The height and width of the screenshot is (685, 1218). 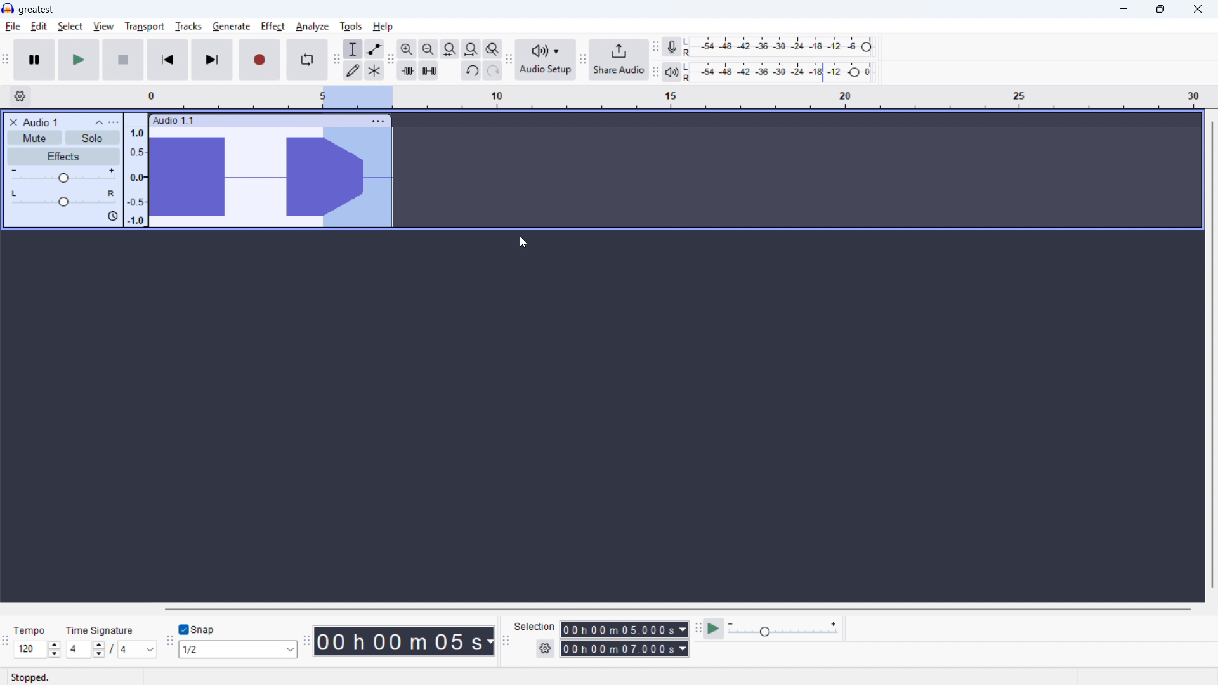 What do you see at coordinates (357, 176) in the screenshot?
I see `Waveform updated ` at bounding box center [357, 176].